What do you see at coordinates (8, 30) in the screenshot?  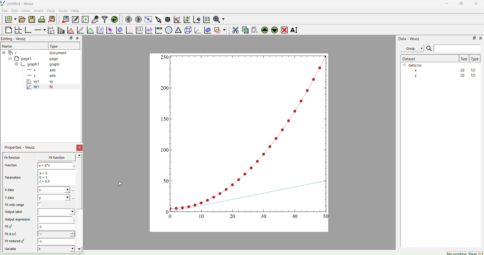 I see `Blank Page` at bounding box center [8, 30].